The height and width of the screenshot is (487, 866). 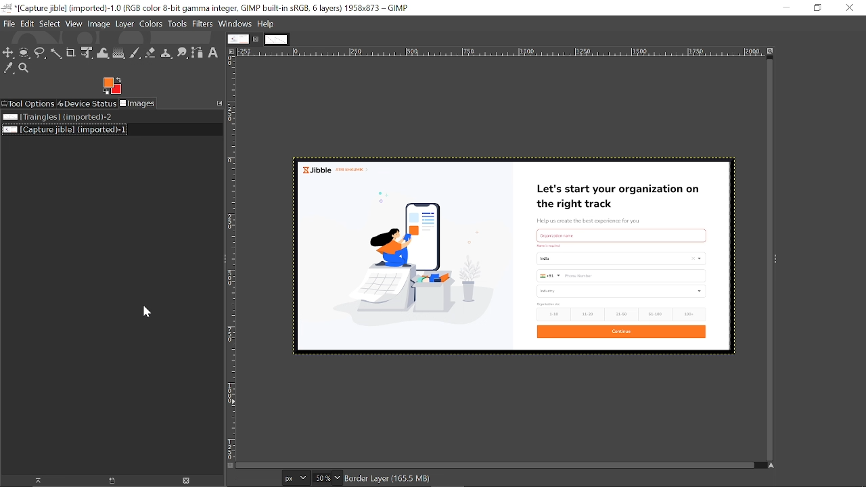 I want to click on Vertical label, so click(x=233, y=258).